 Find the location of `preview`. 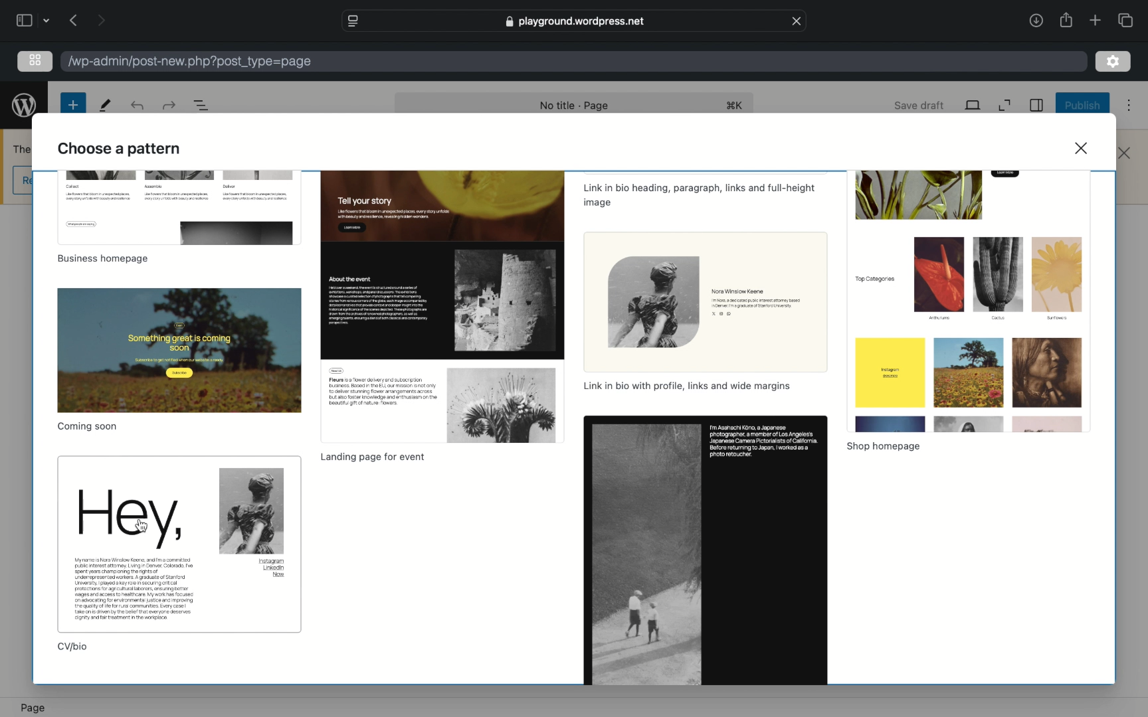

preview is located at coordinates (179, 350).